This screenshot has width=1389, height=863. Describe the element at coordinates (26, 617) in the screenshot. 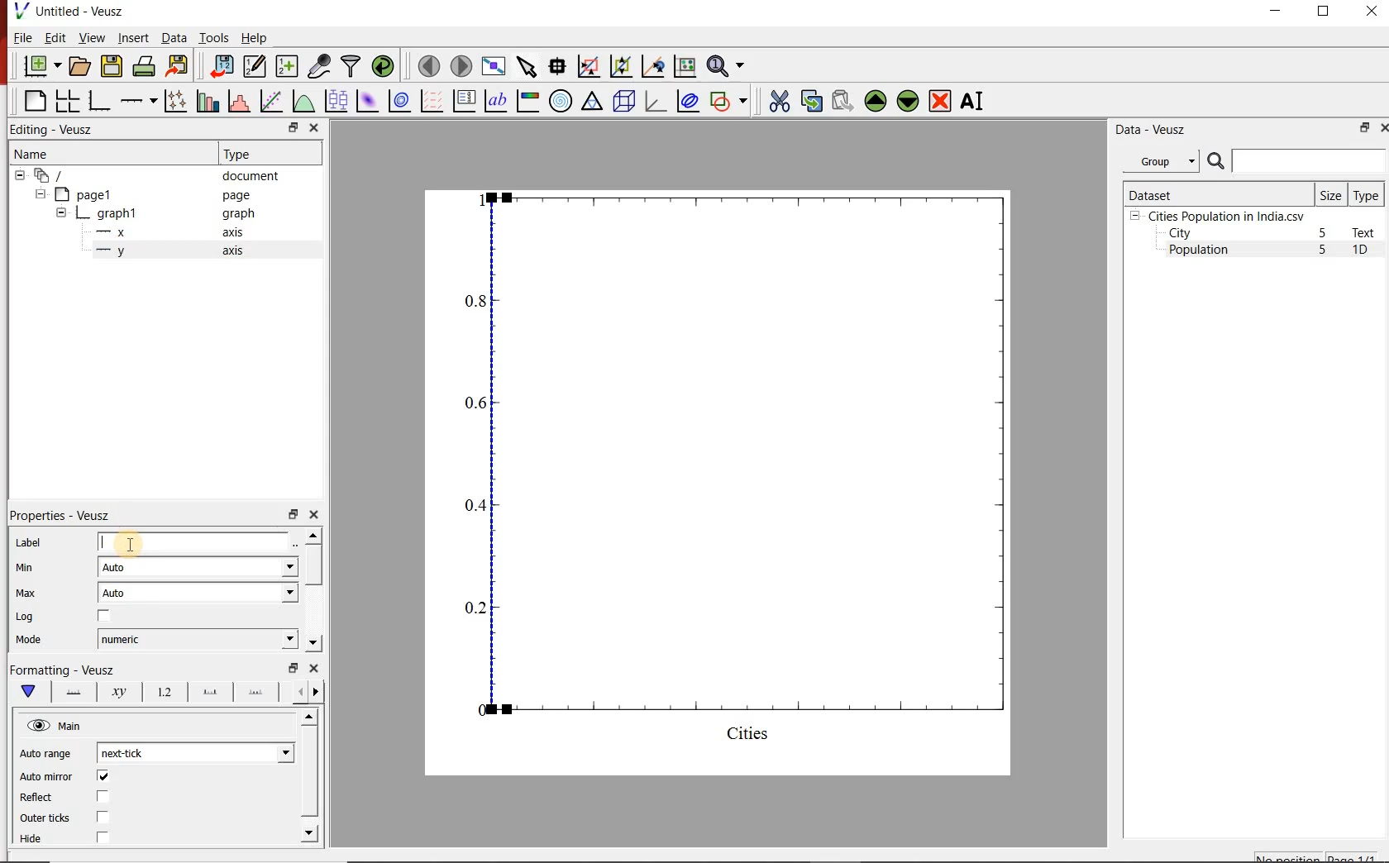

I see `Log` at that location.